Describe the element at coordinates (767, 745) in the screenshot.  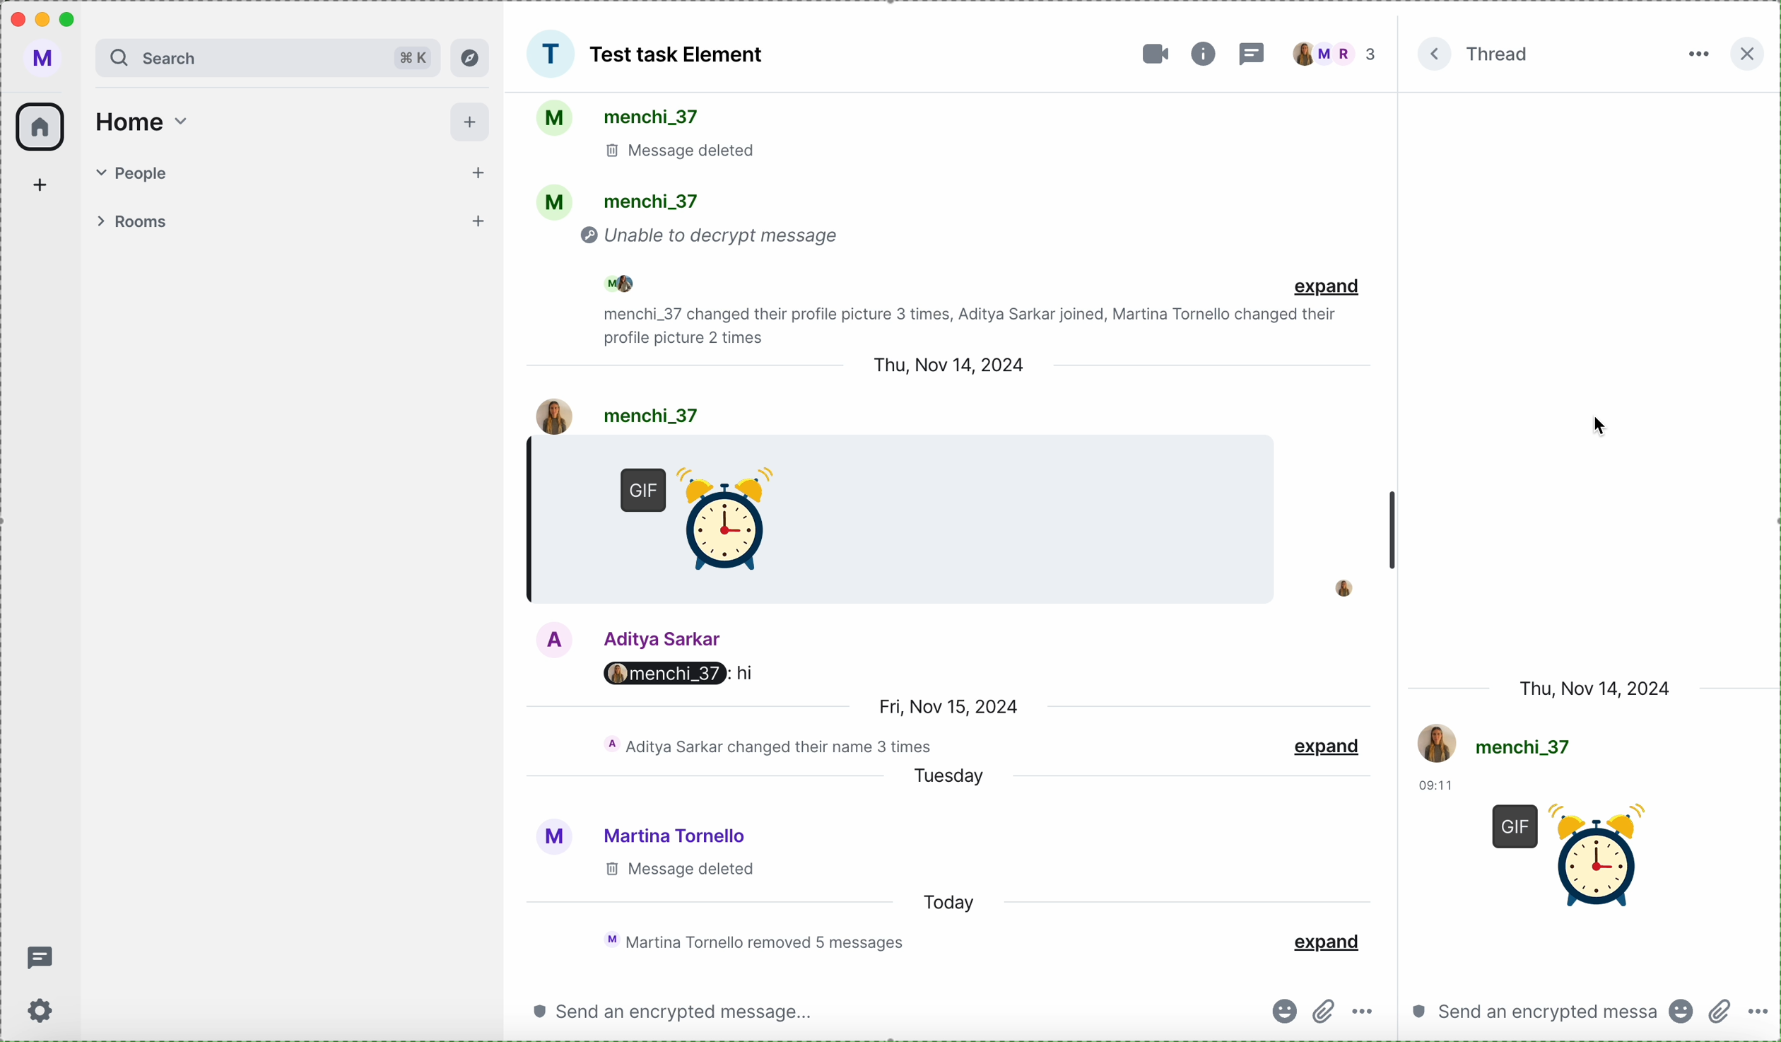
I see `chat activity of the day` at that location.